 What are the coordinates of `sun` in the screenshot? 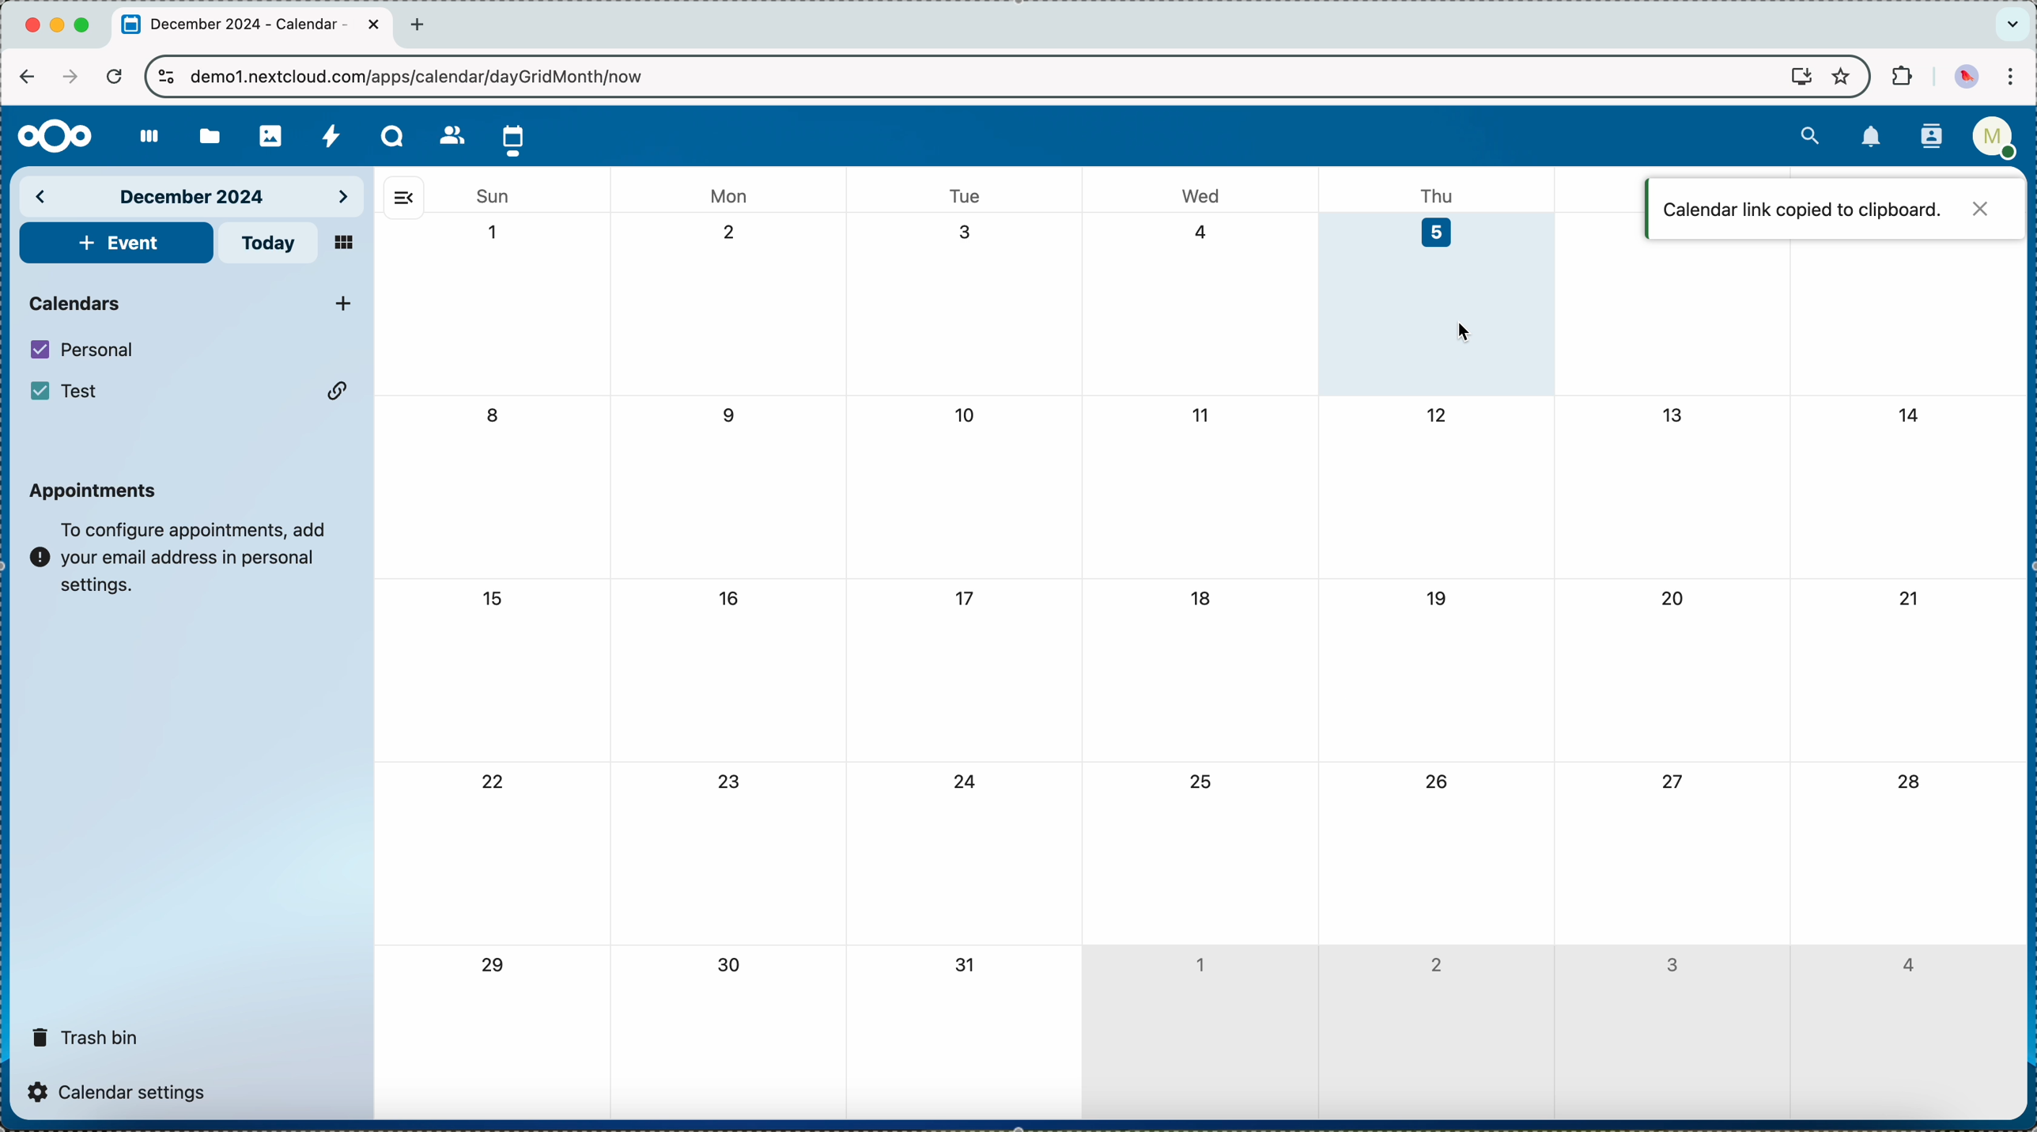 It's located at (491, 196).